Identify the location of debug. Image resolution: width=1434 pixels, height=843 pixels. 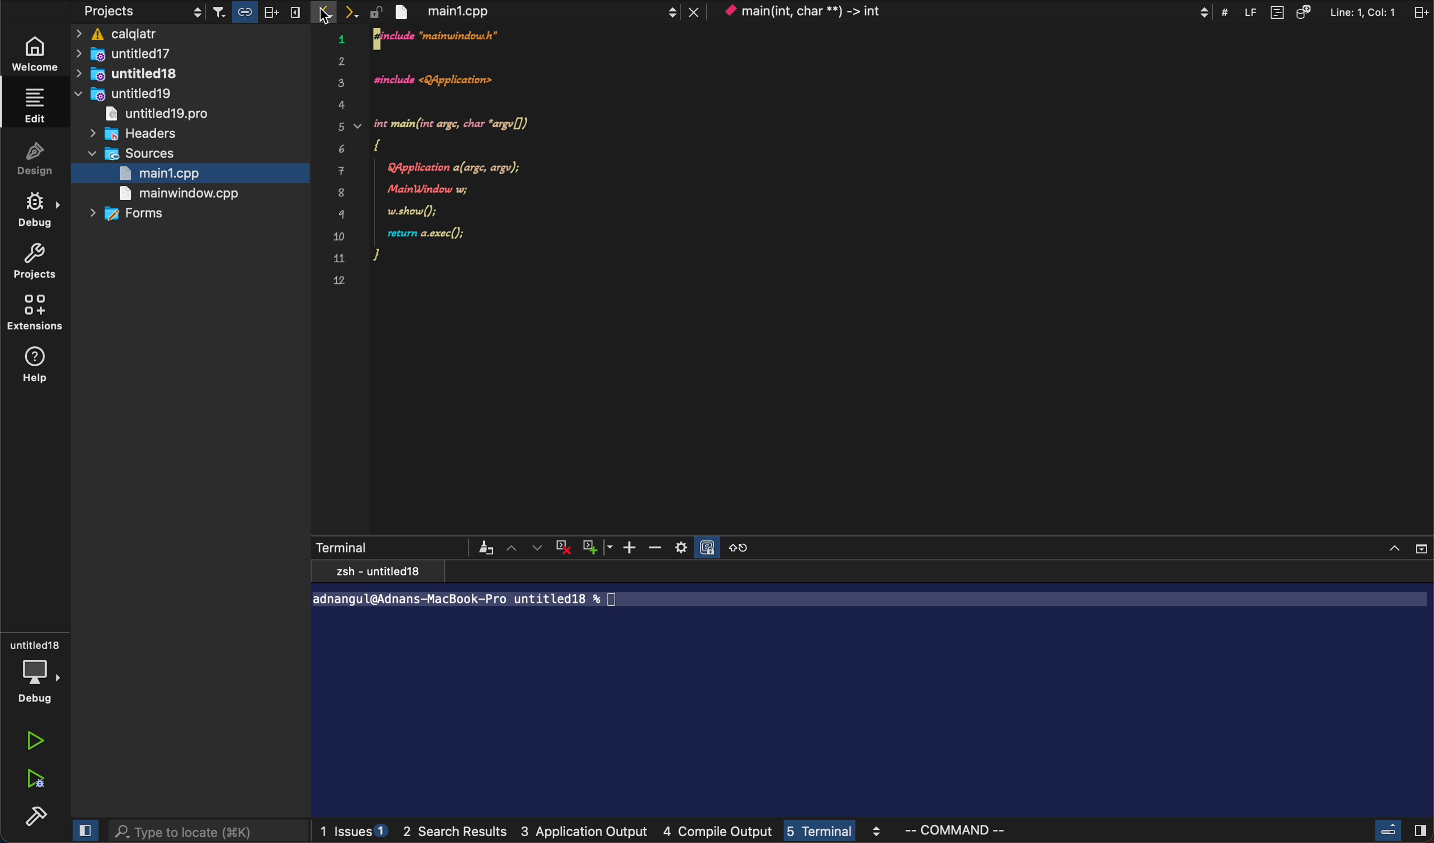
(35, 671).